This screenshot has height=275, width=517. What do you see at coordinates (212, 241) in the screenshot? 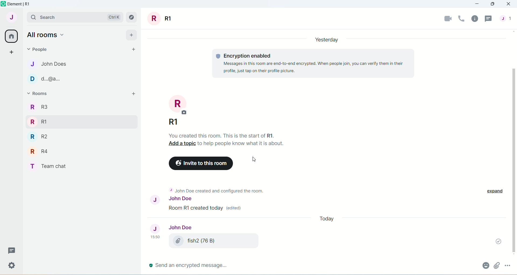
I see `fish (76 B)` at bounding box center [212, 241].